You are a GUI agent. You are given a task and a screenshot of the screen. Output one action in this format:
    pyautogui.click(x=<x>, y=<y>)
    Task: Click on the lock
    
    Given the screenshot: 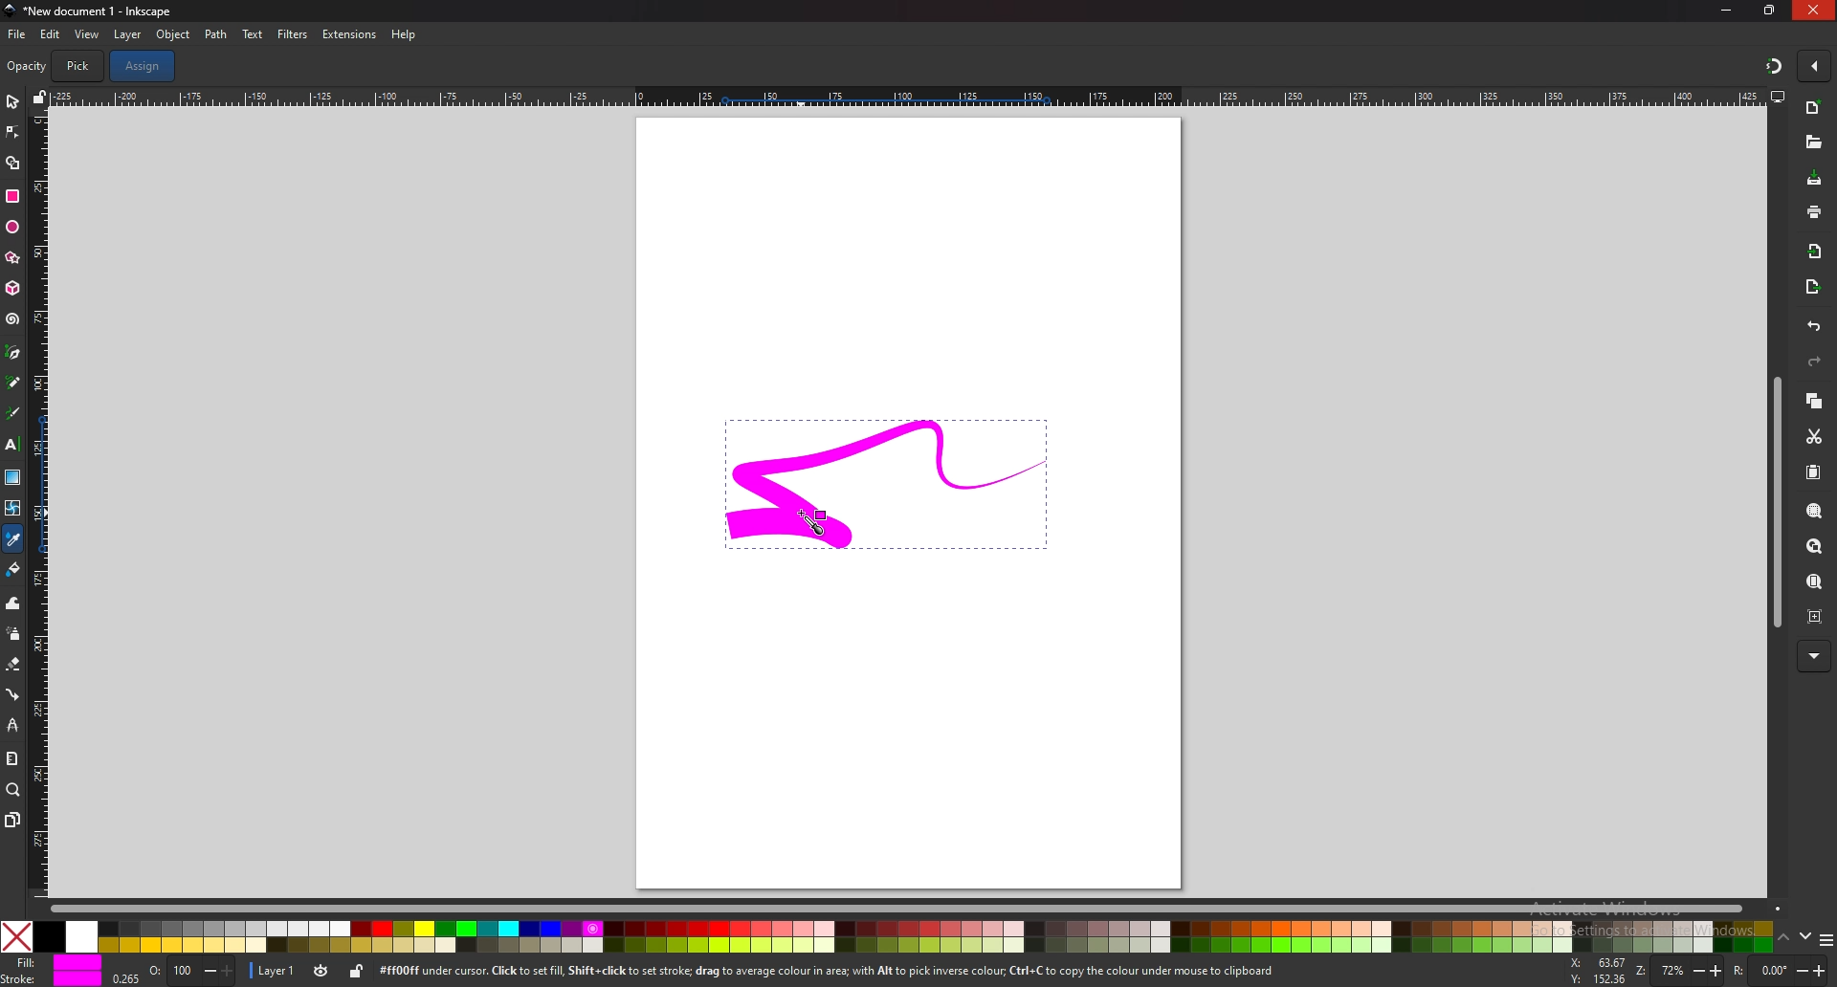 What is the action you would take?
    pyautogui.click(x=357, y=971)
    